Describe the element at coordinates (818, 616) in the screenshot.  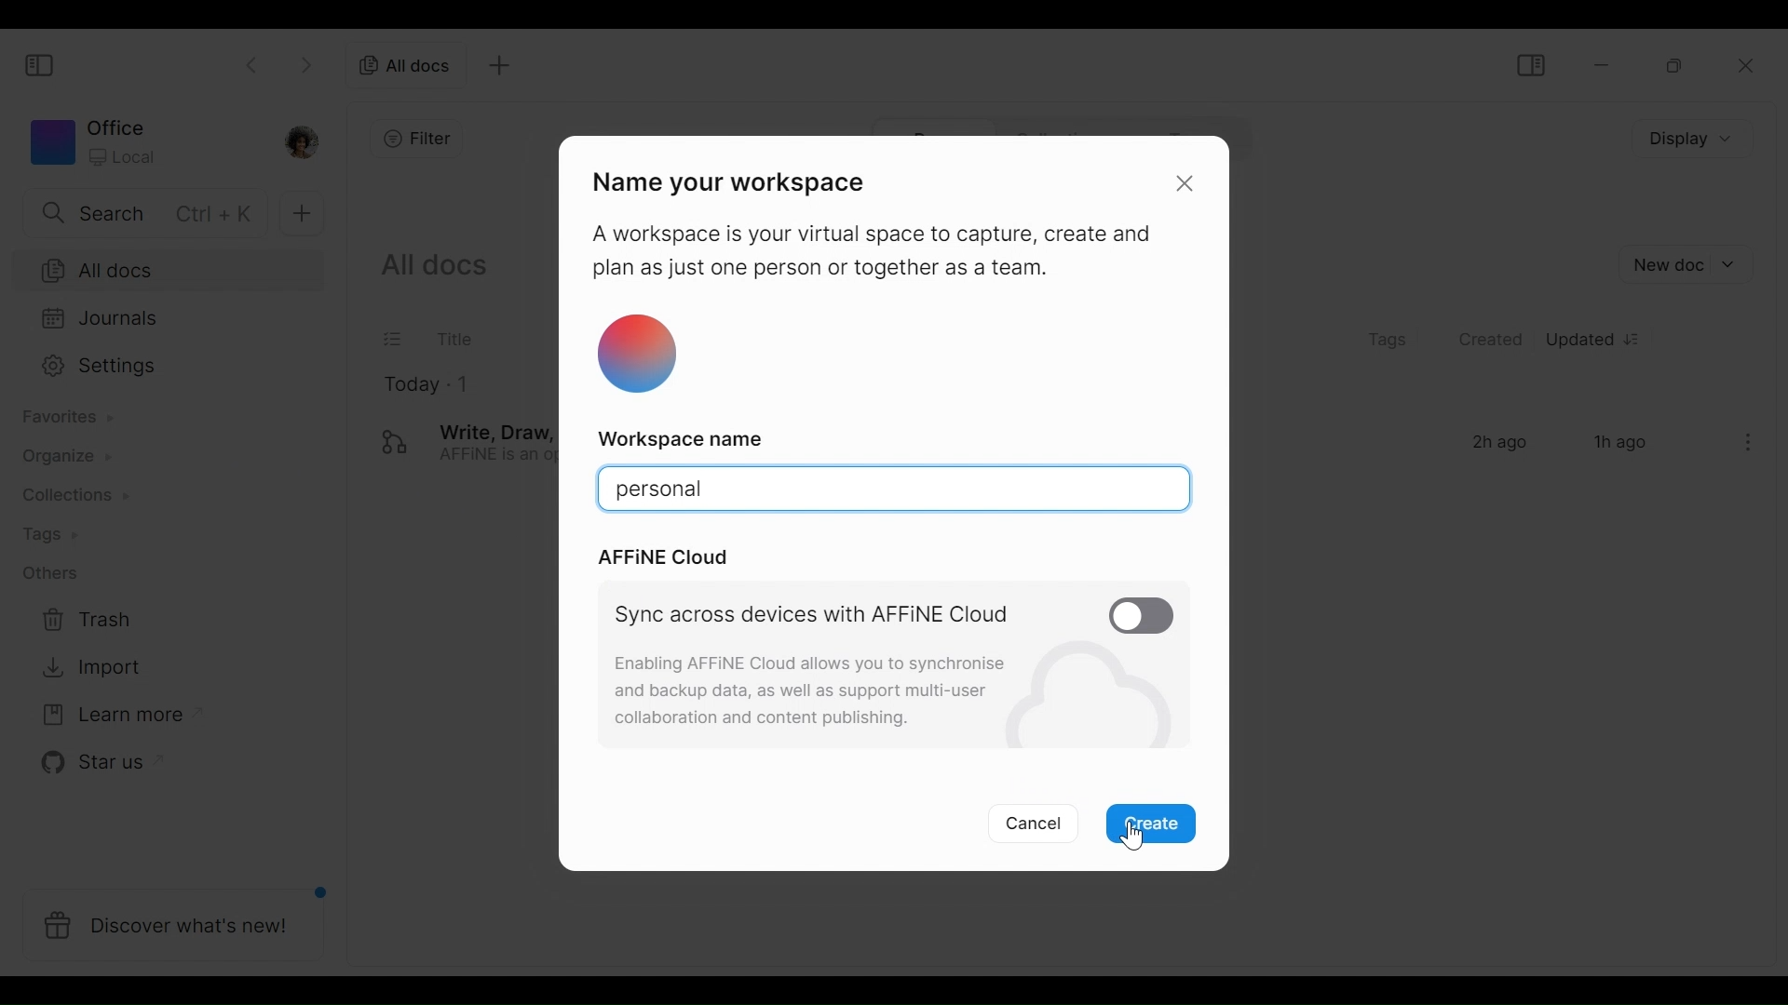
I see `Sync across devices with AFFINE Cloud` at that location.